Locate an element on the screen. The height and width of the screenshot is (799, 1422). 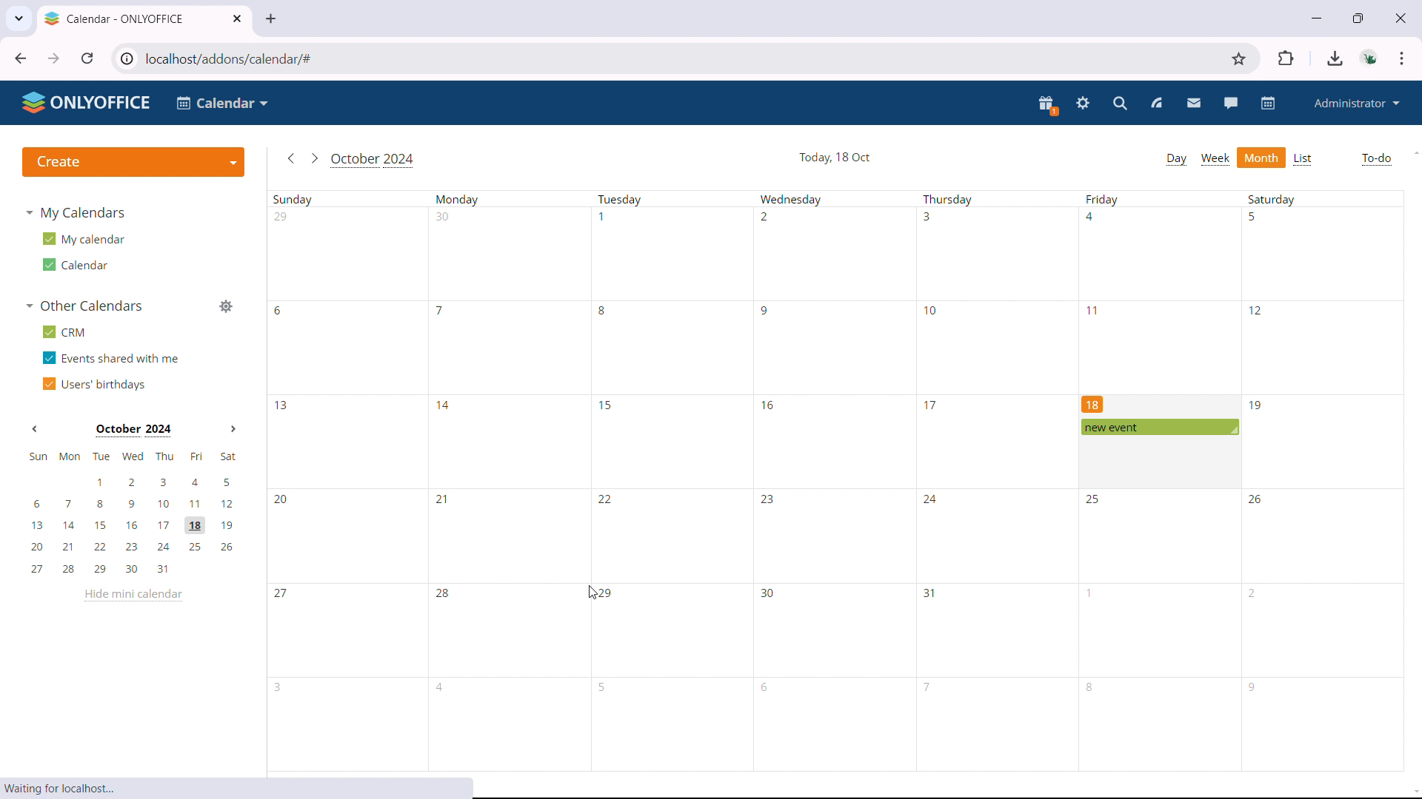
feed is located at coordinates (1155, 104).